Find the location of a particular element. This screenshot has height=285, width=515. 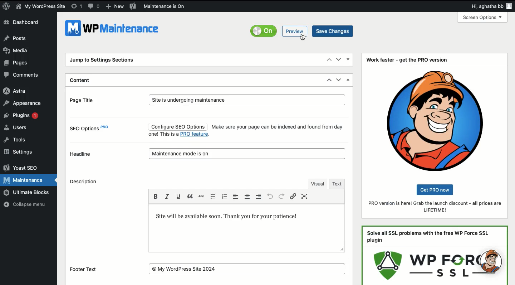

Visual is located at coordinates (317, 183).